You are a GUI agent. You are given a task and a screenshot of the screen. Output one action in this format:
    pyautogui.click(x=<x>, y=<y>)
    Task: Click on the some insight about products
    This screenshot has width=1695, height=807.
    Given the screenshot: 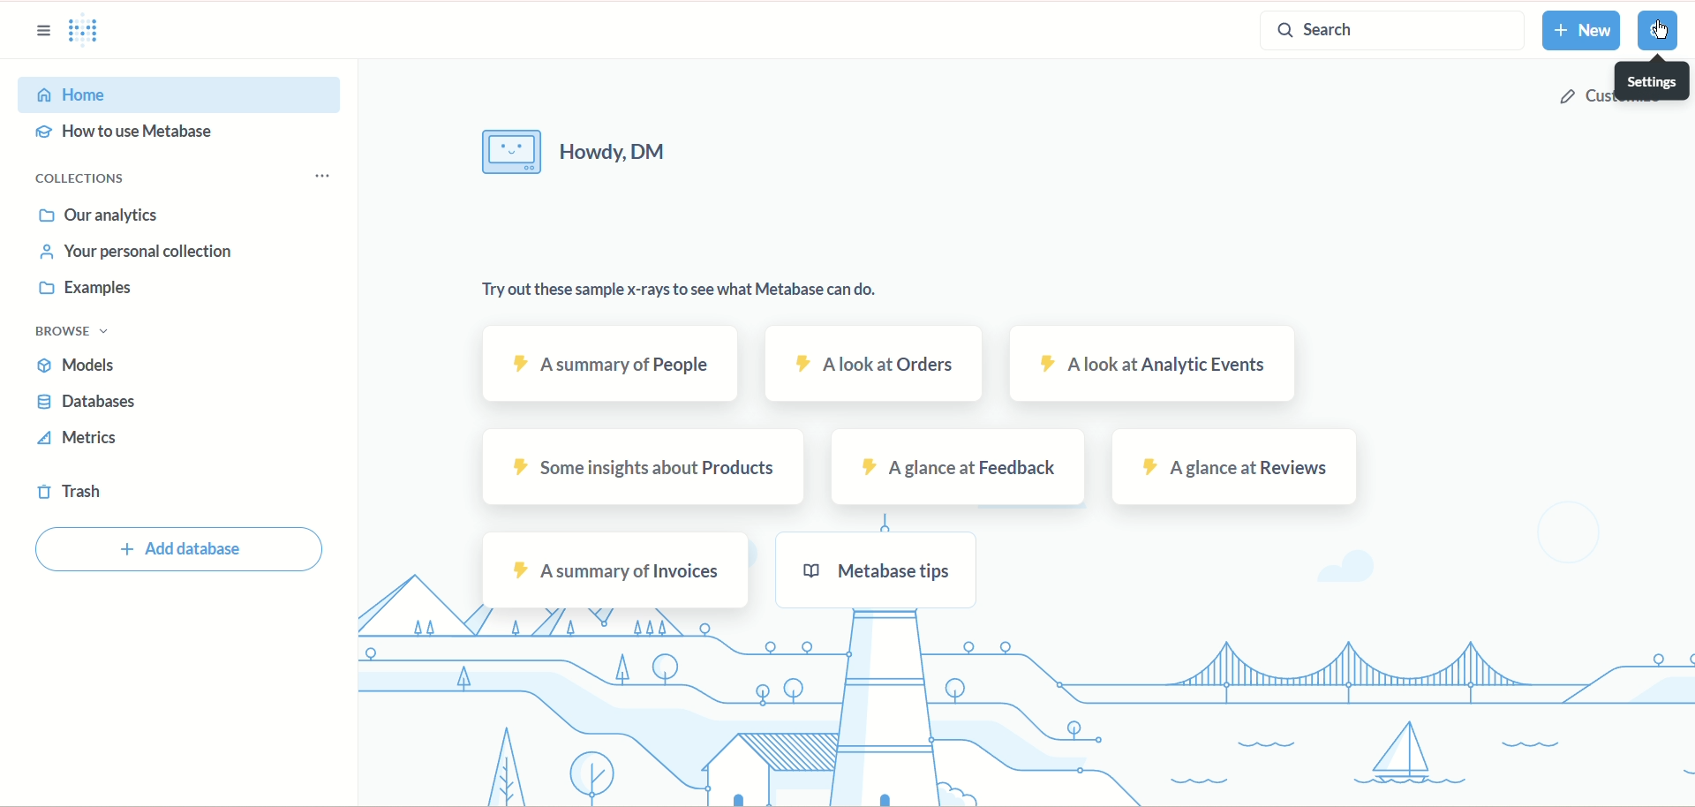 What is the action you would take?
    pyautogui.click(x=642, y=466)
    